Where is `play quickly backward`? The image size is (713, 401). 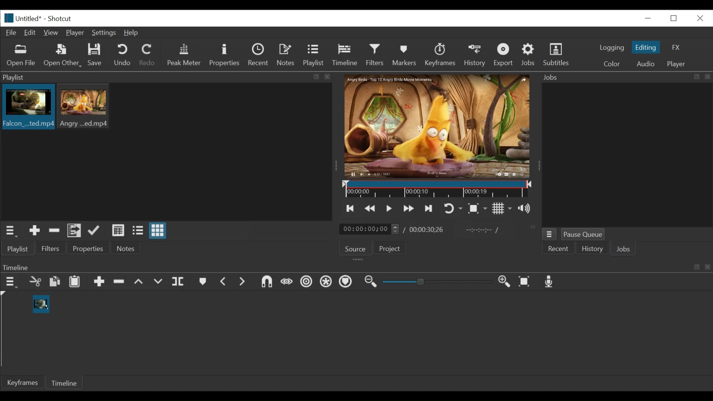
play quickly backward is located at coordinates (370, 209).